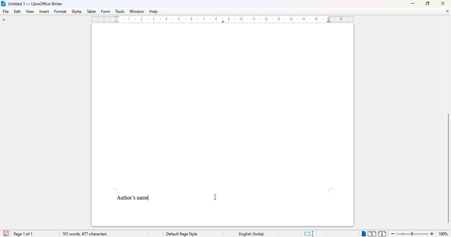 Image resolution: width=451 pixels, height=237 pixels. What do you see at coordinates (372, 234) in the screenshot?
I see `multi-page view` at bounding box center [372, 234].